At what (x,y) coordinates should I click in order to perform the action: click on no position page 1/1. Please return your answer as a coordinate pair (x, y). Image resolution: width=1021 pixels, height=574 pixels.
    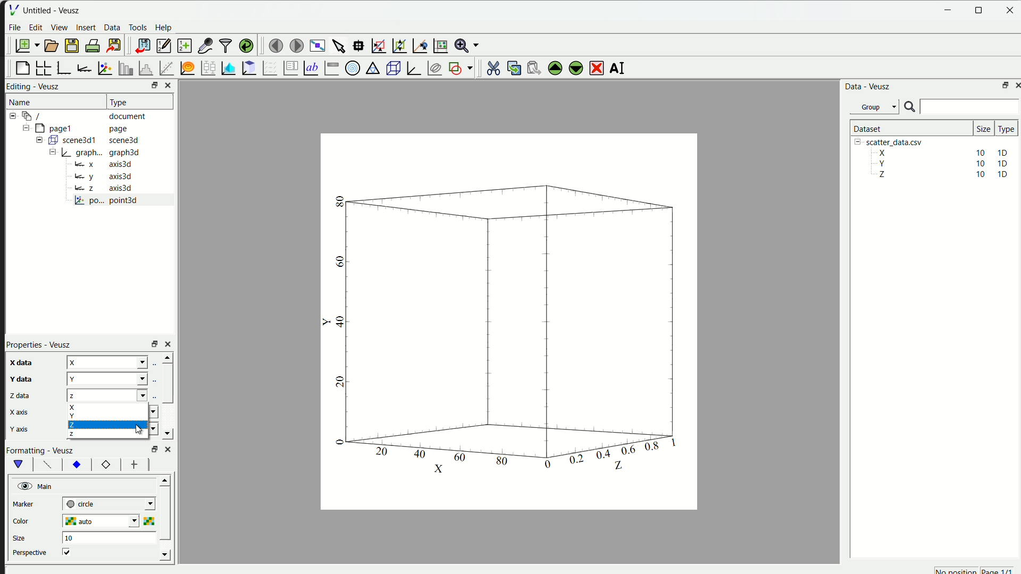
    Looking at the image, I should click on (977, 569).